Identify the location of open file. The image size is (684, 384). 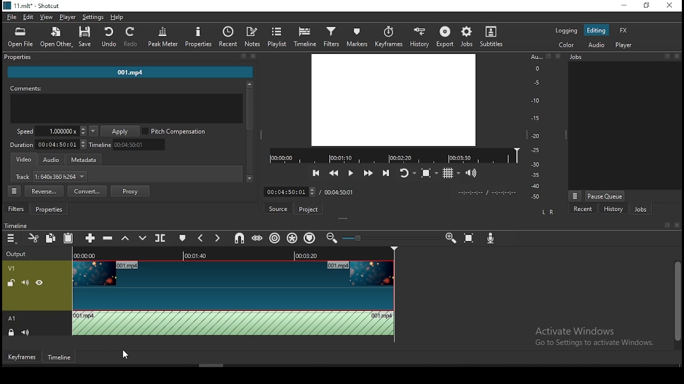
(21, 37).